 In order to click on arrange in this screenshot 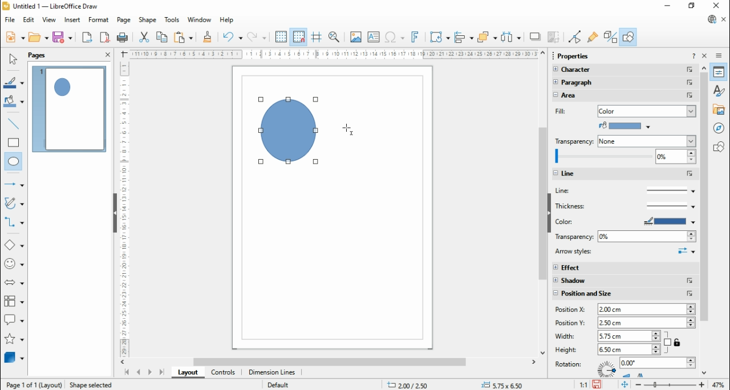, I will do `click(488, 37)`.